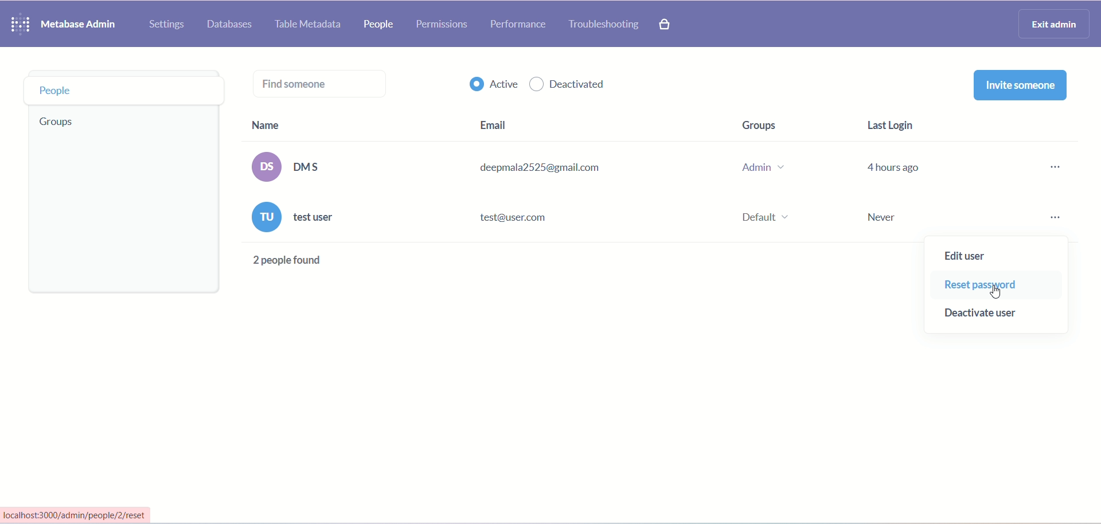  Describe the element at coordinates (166, 25) in the screenshot. I see `settings` at that location.